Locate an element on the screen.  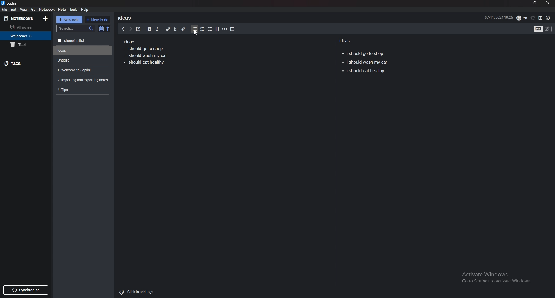
toggle editors is located at coordinates (543, 29).